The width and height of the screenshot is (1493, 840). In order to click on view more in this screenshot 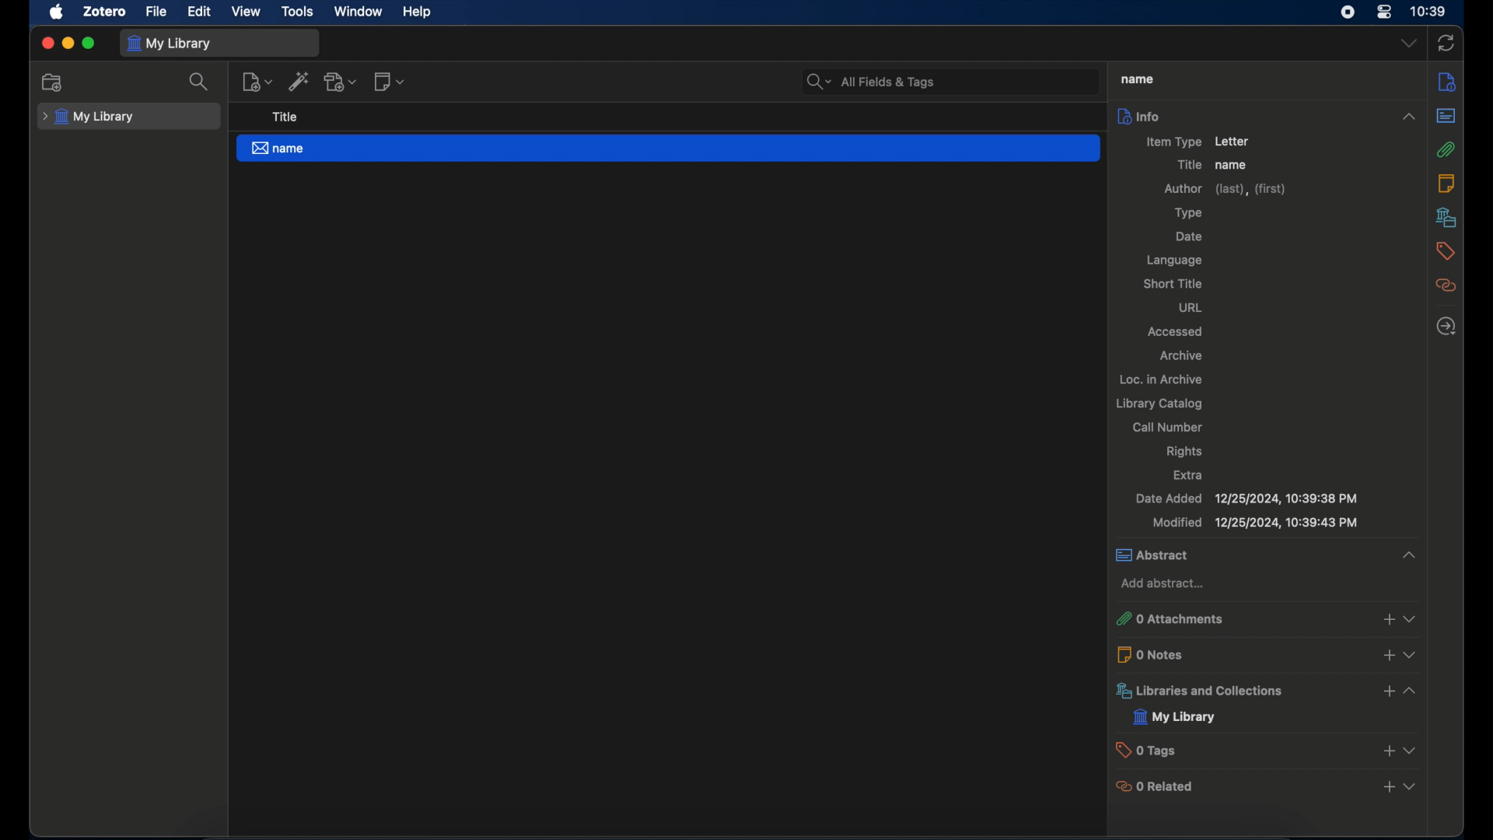, I will do `click(1410, 786)`.